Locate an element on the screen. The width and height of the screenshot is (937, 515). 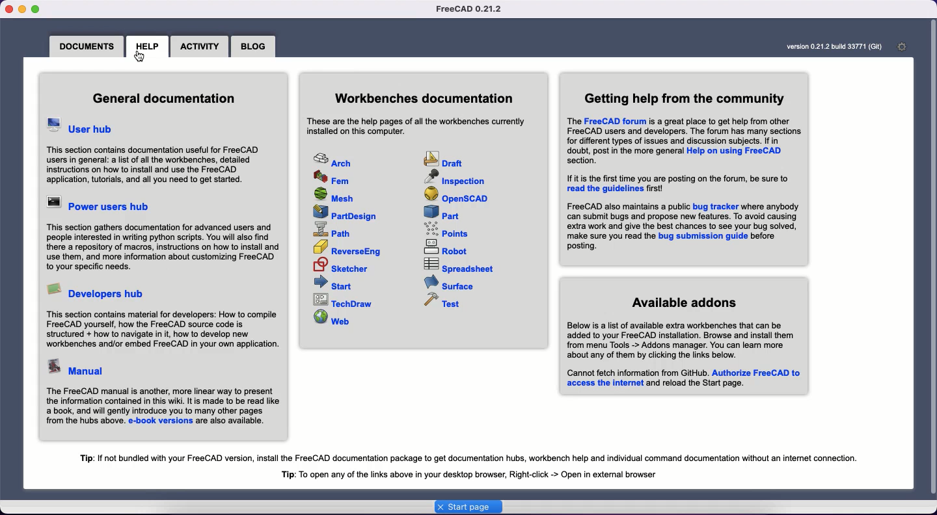
Getting help from the community is located at coordinates (683, 172).